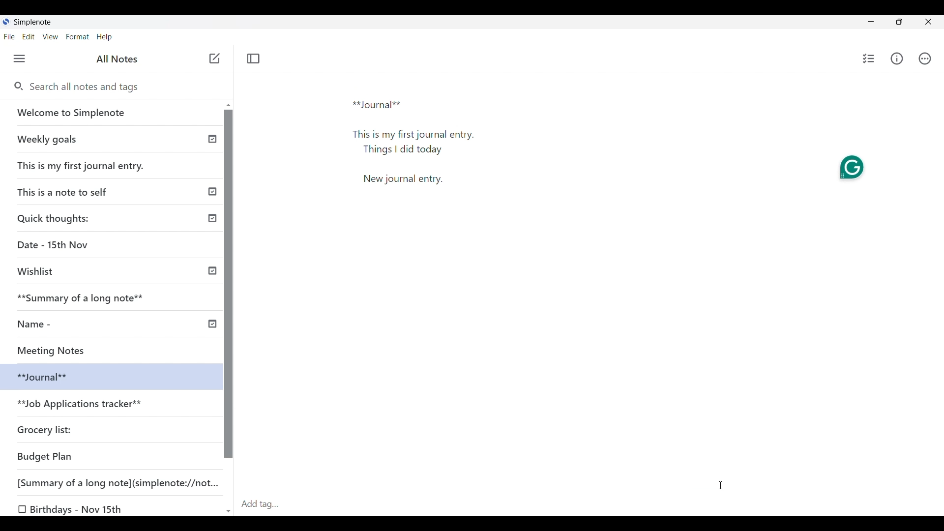  I want to click on Actions, so click(925, 59).